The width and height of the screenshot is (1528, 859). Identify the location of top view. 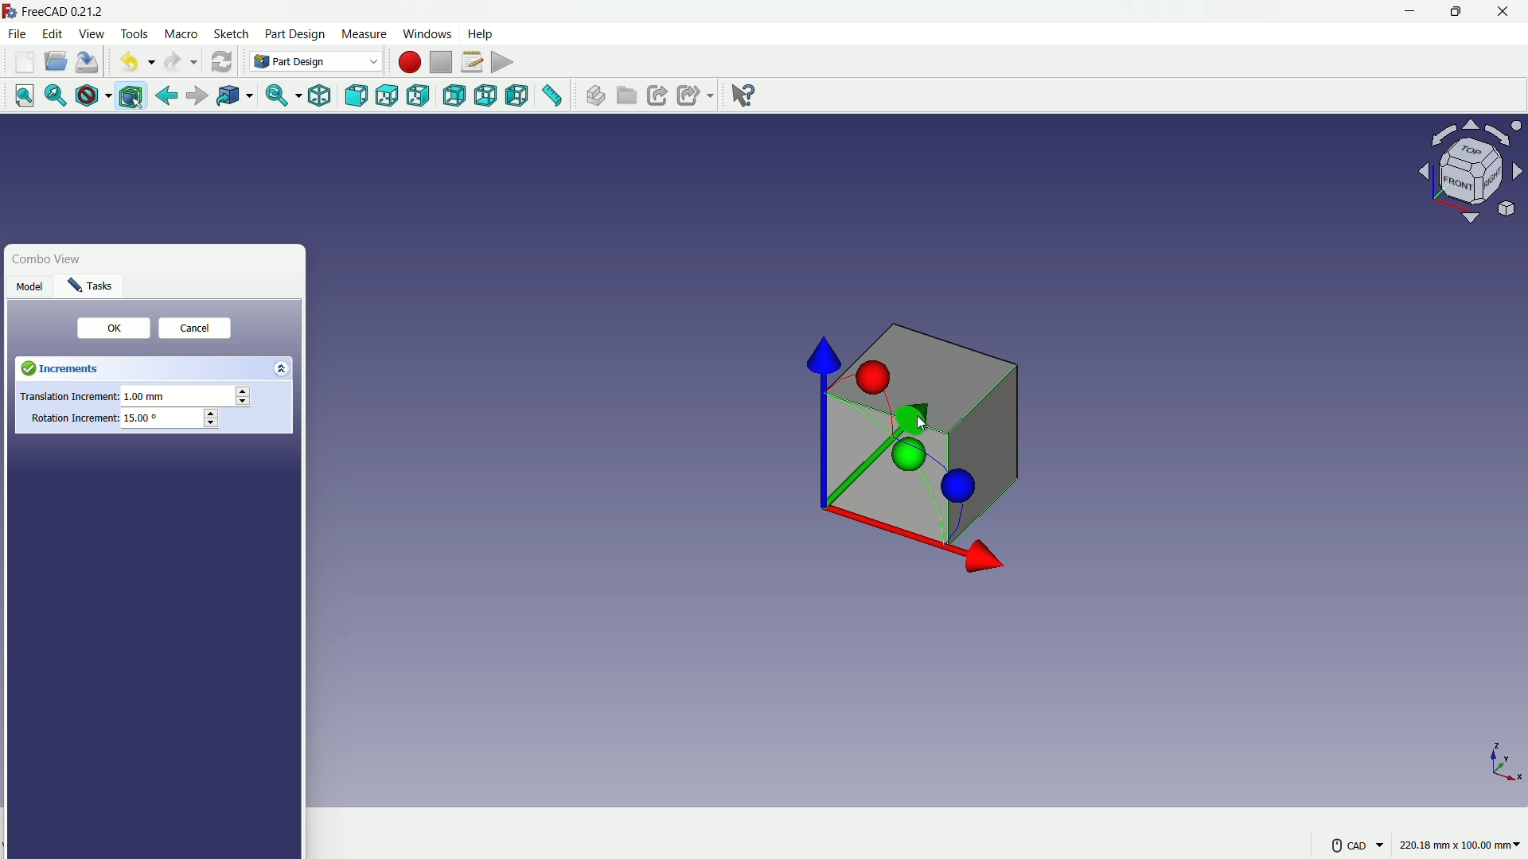
(390, 95).